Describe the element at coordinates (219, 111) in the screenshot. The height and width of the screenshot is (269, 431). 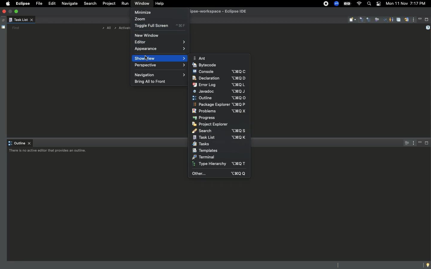
I see `Problems` at that location.